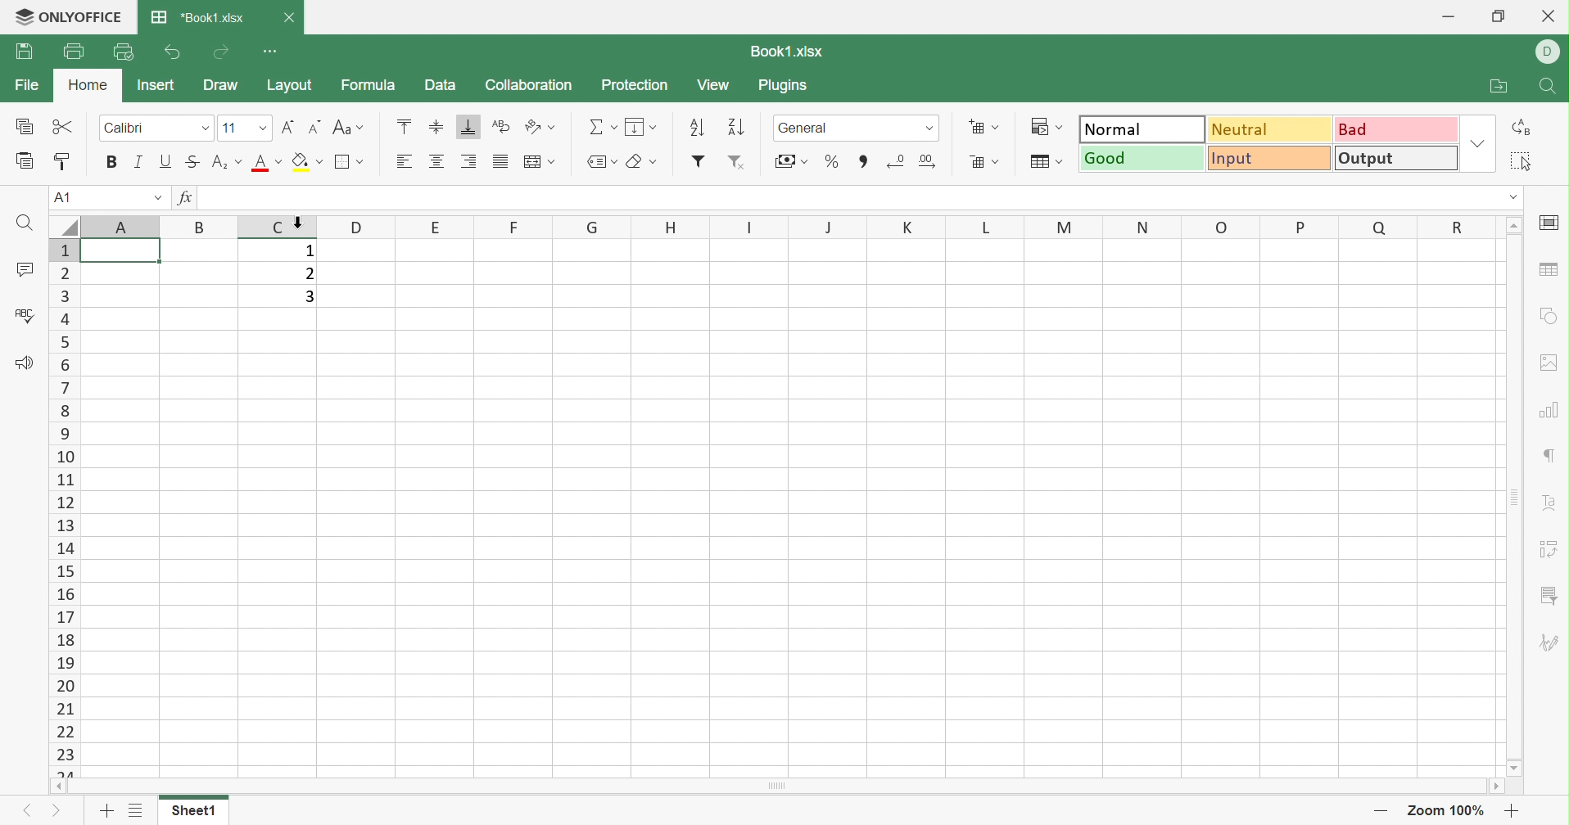 This screenshot has height=825, width=1569. Describe the element at coordinates (299, 219) in the screenshot. I see `Cursor` at that location.